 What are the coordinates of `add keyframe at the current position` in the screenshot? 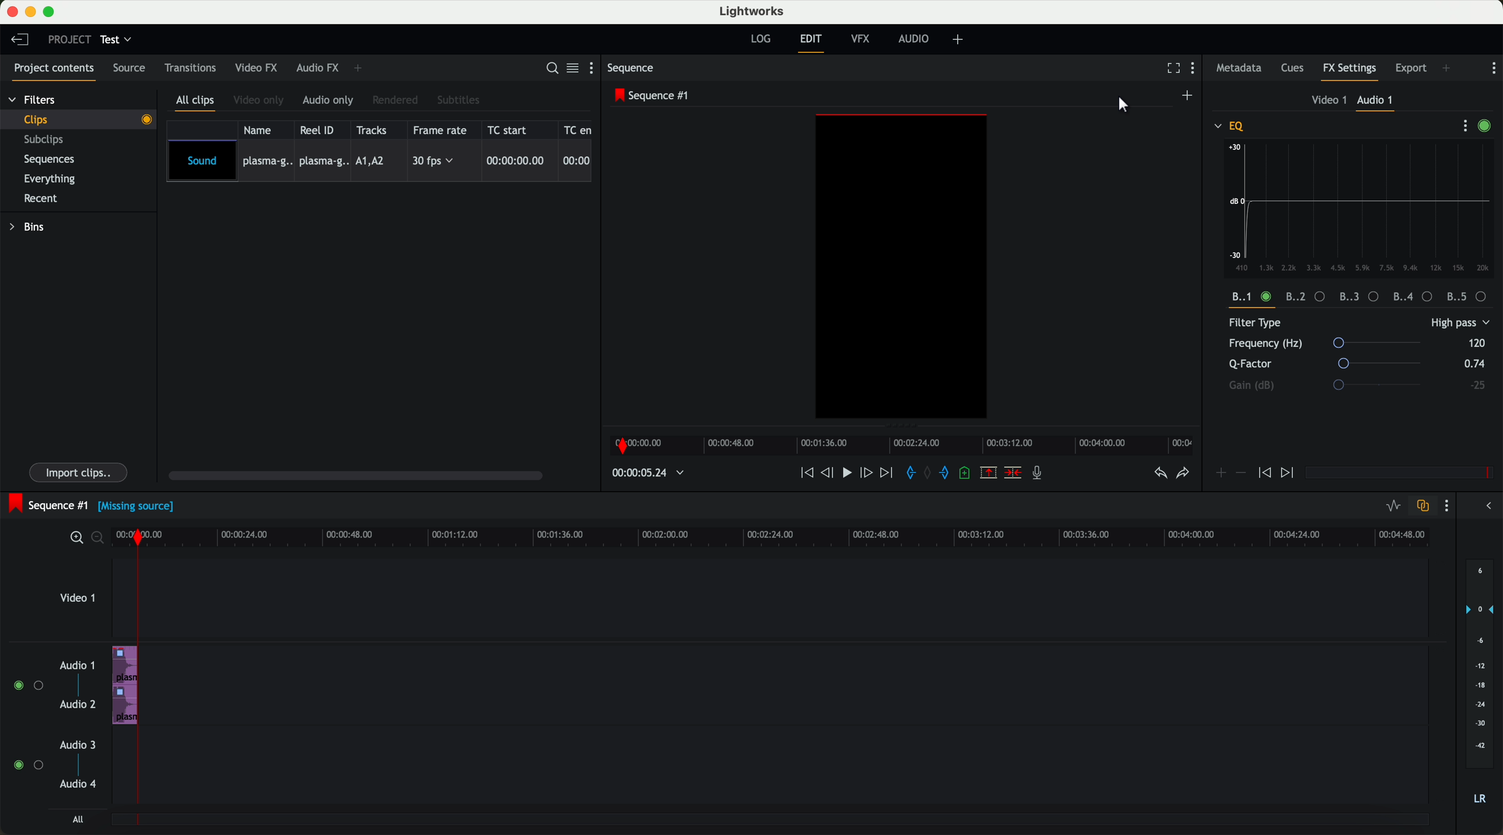 It's located at (1221, 473).